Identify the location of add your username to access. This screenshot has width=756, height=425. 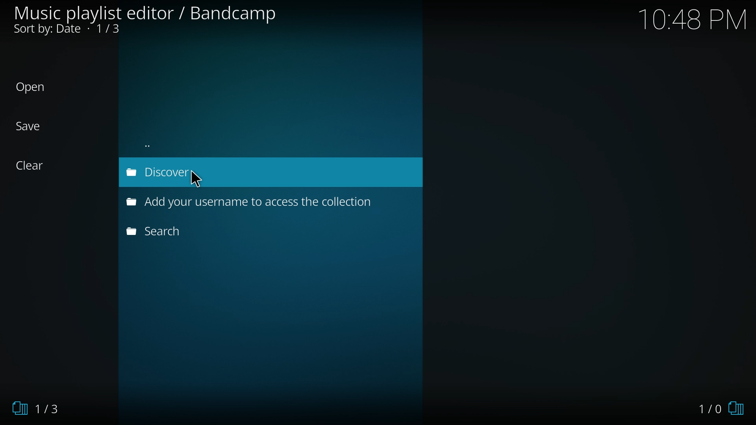
(249, 203).